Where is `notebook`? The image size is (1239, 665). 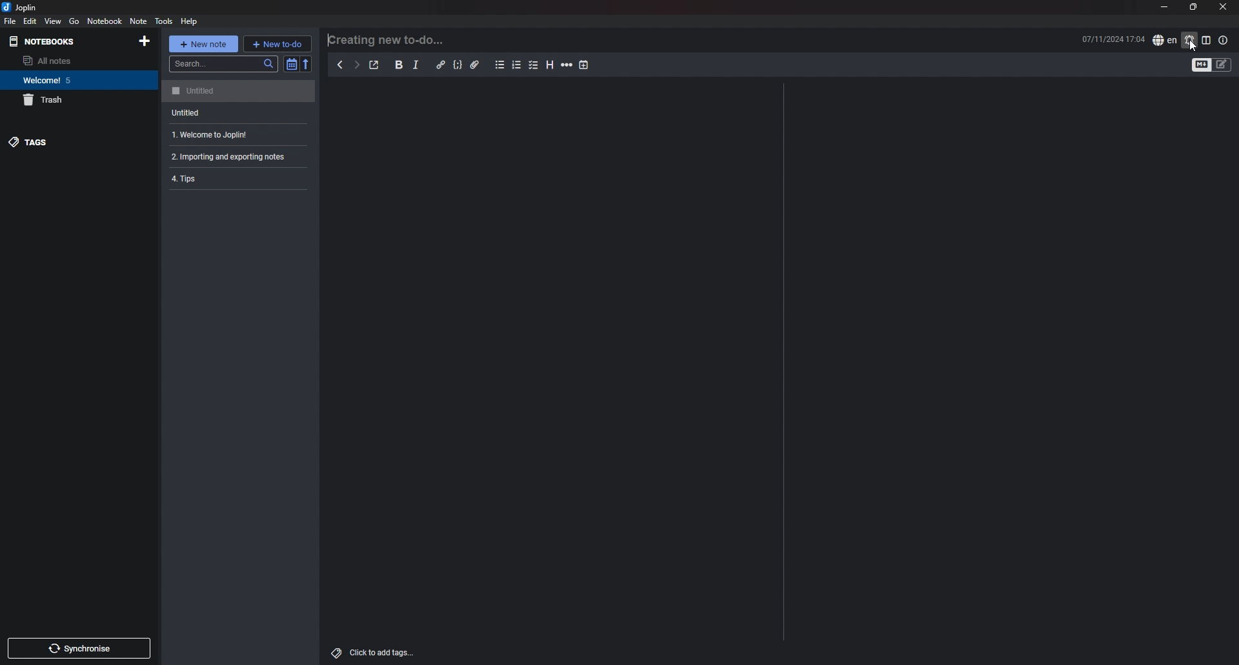 notebook is located at coordinates (105, 21).